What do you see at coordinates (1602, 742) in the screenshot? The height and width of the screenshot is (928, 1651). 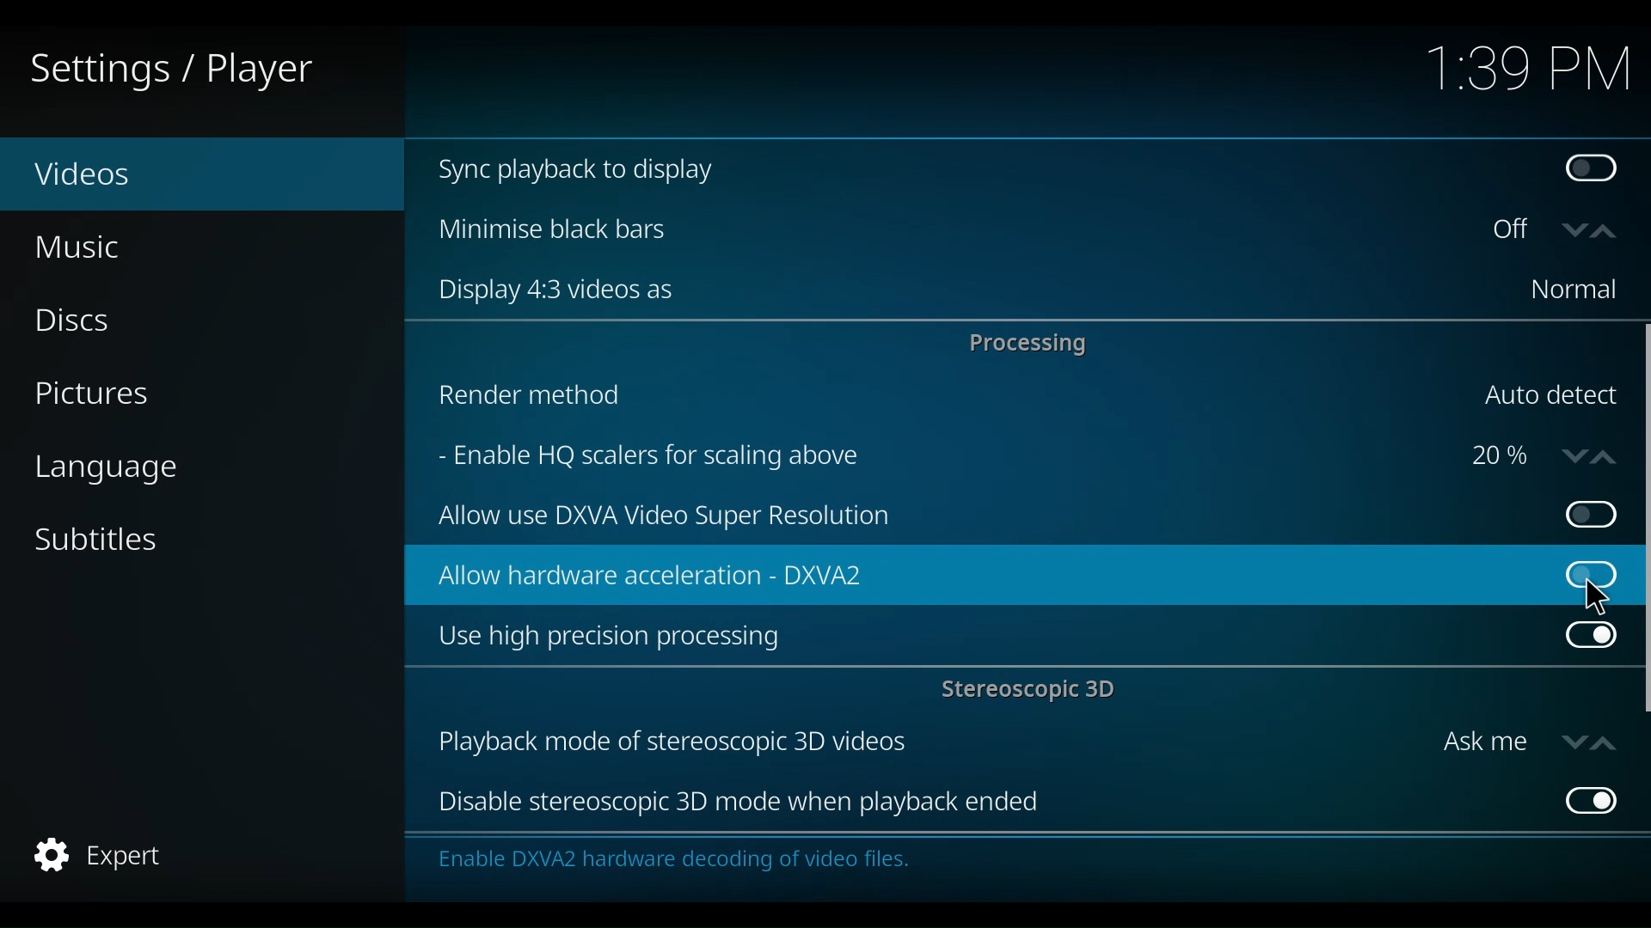 I see `up` at bounding box center [1602, 742].